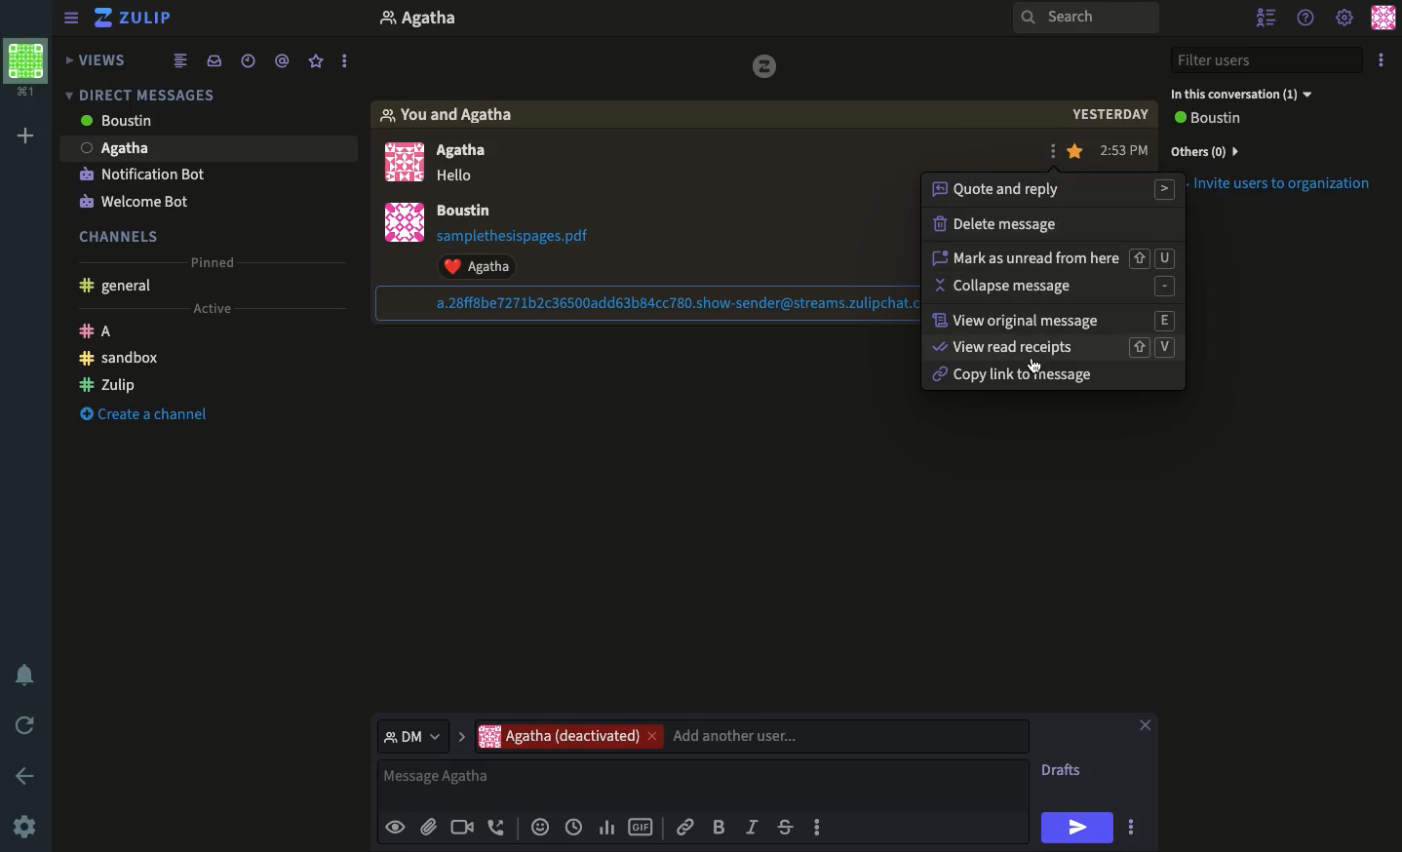 This screenshot has width=1402, height=852. Describe the element at coordinates (420, 735) in the screenshot. I see `DM` at that location.